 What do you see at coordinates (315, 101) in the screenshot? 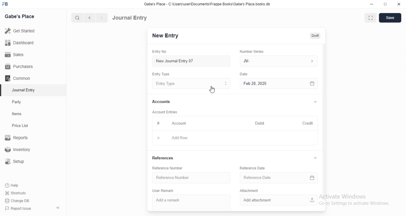
I see `v` at bounding box center [315, 101].